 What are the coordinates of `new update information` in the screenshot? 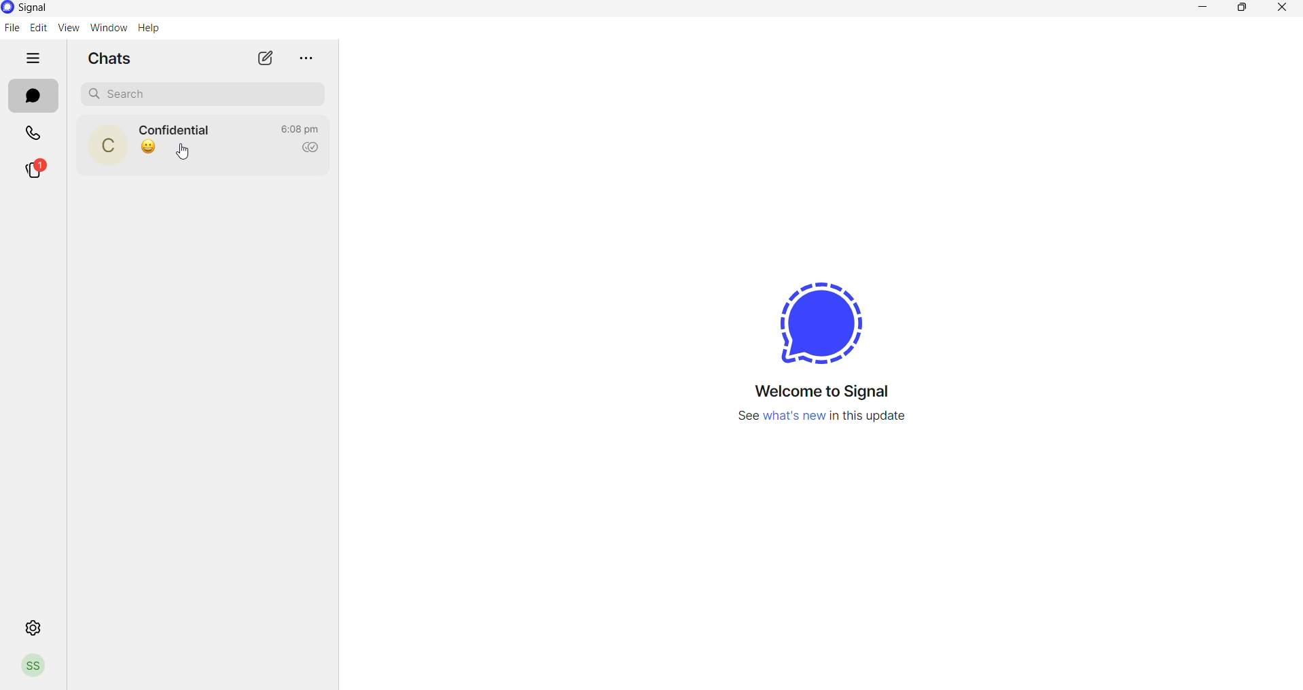 It's located at (829, 418).